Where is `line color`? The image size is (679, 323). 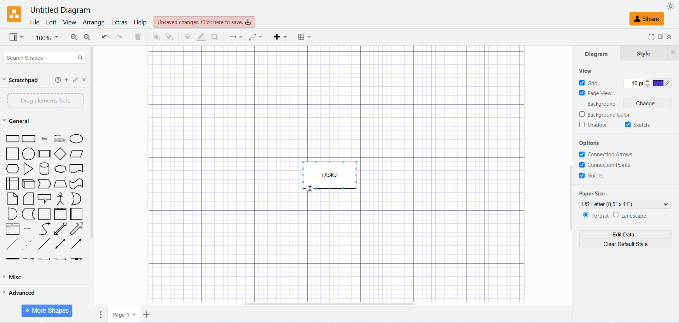
line color is located at coordinates (199, 36).